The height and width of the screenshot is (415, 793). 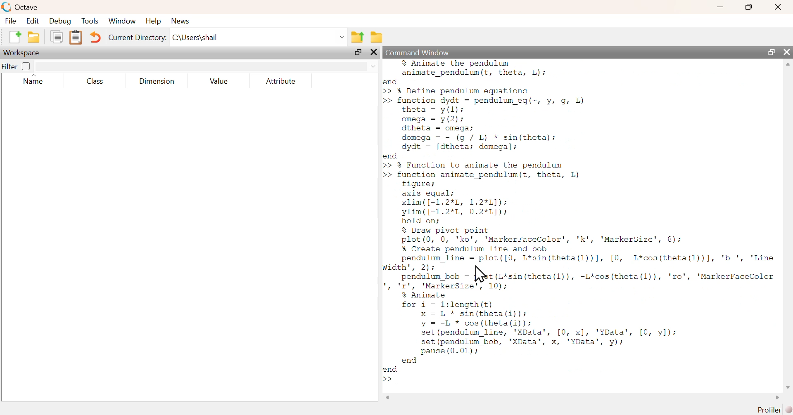 What do you see at coordinates (7, 7) in the screenshot?
I see `logo` at bounding box center [7, 7].